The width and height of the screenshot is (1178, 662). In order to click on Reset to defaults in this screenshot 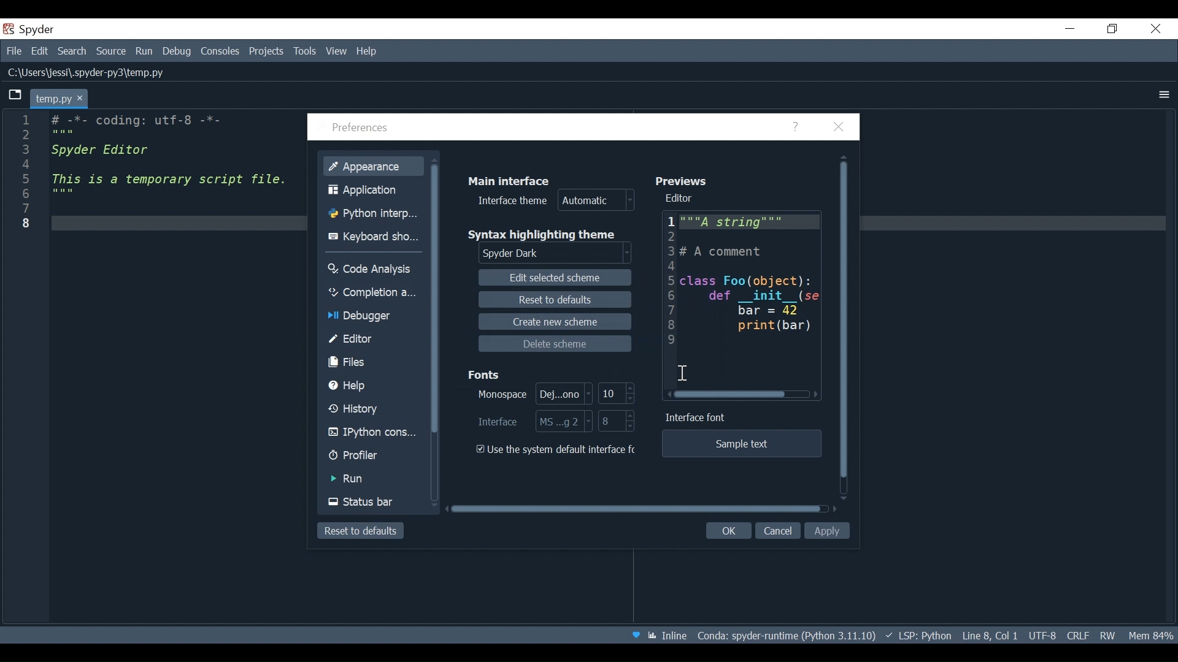, I will do `click(360, 531)`.